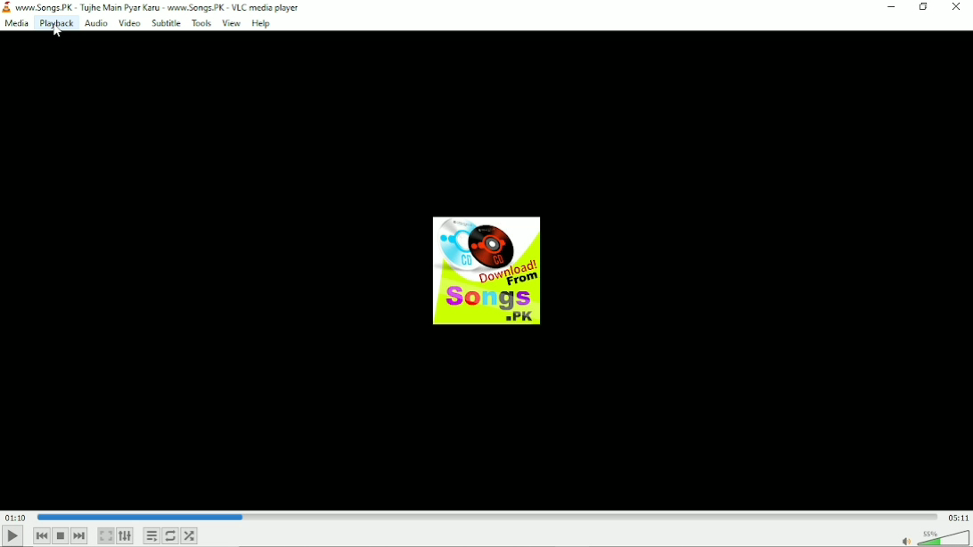 The height and width of the screenshot is (547, 973). What do you see at coordinates (201, 23) in the screenshot?
I see `Tools` at bounding box center [201, 23].